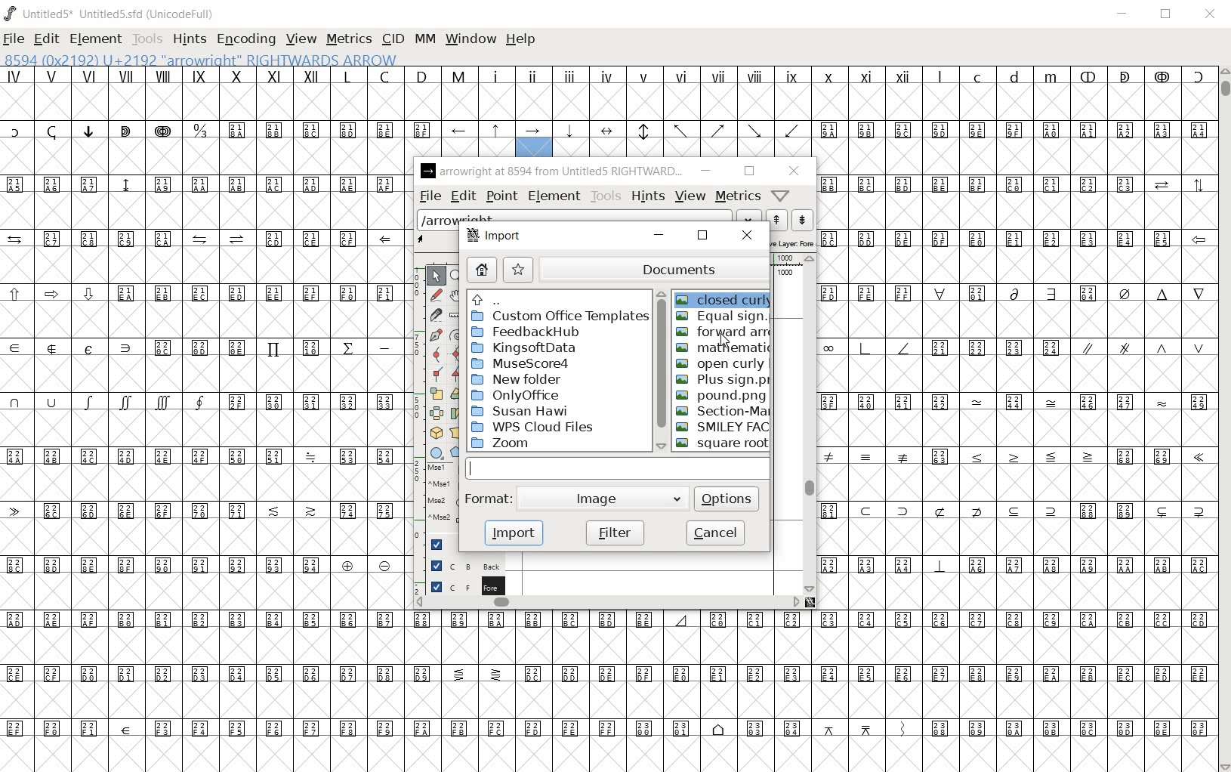 This screenshot has width=1231, height=772. I want to click on WPS Cloud Files, so click(534, 426).